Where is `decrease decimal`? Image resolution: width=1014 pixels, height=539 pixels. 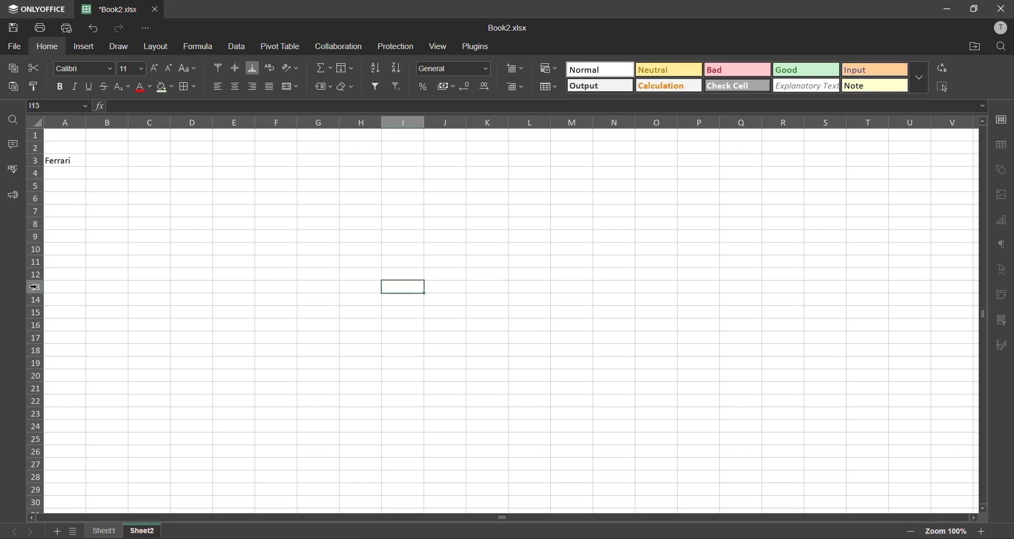 decrease decimal is located at coordinates (467, 86).